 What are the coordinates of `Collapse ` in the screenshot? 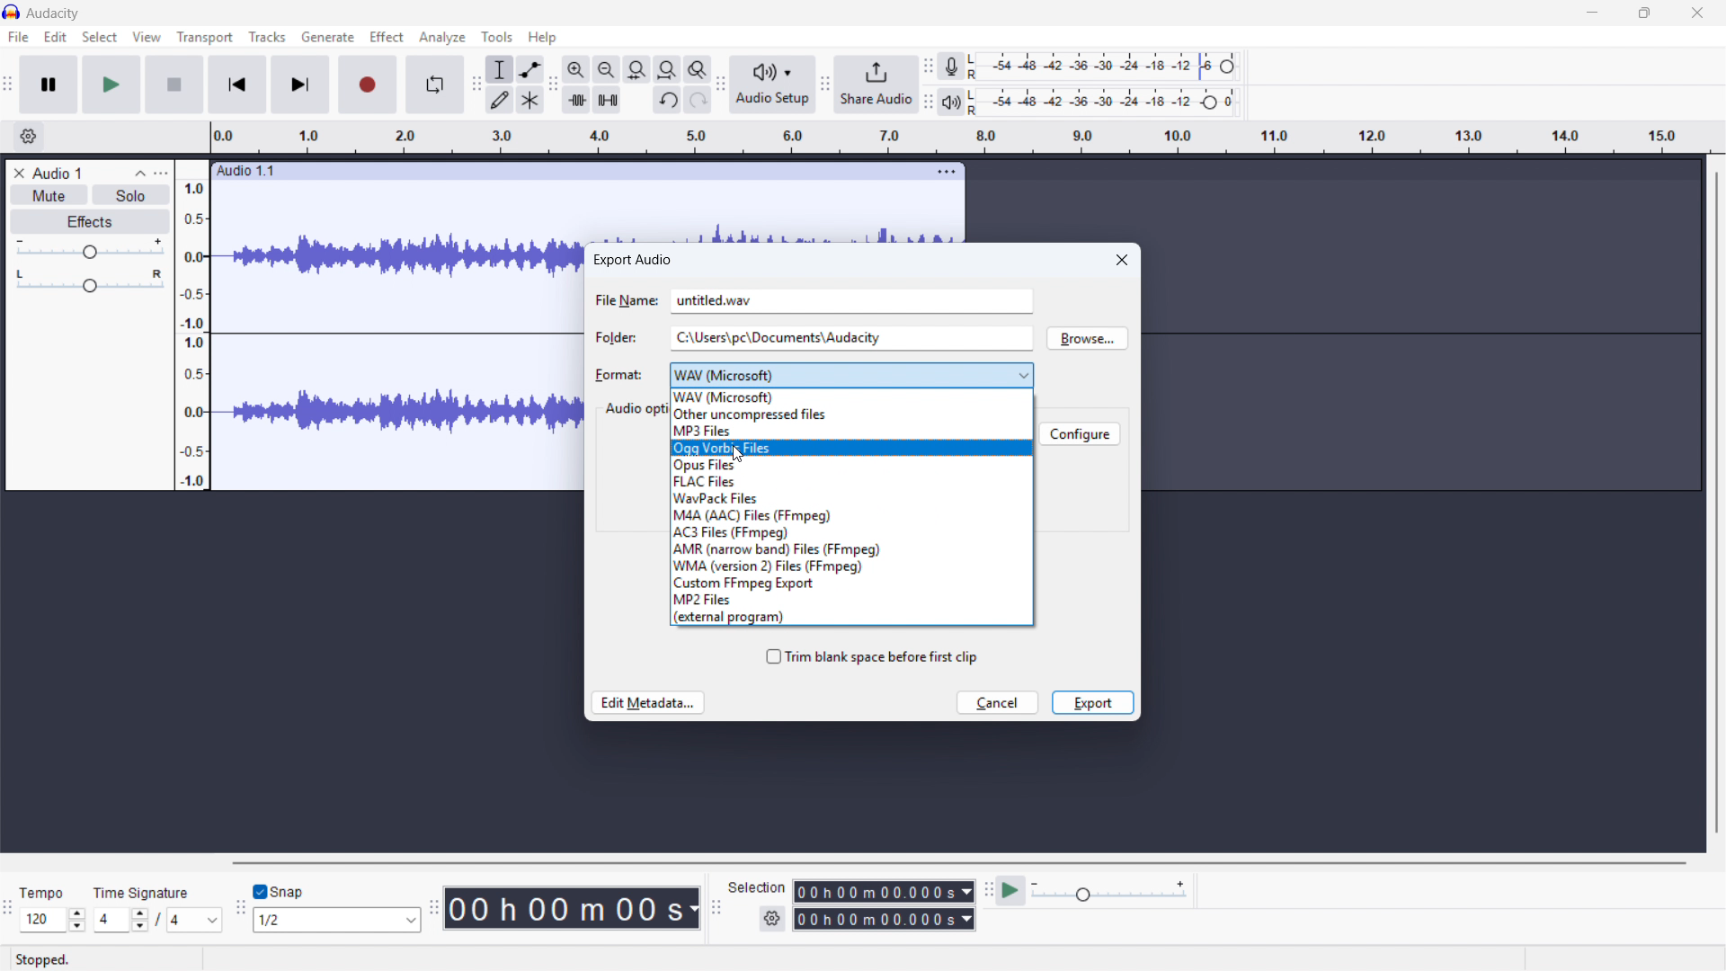 It's located at (140, 173).